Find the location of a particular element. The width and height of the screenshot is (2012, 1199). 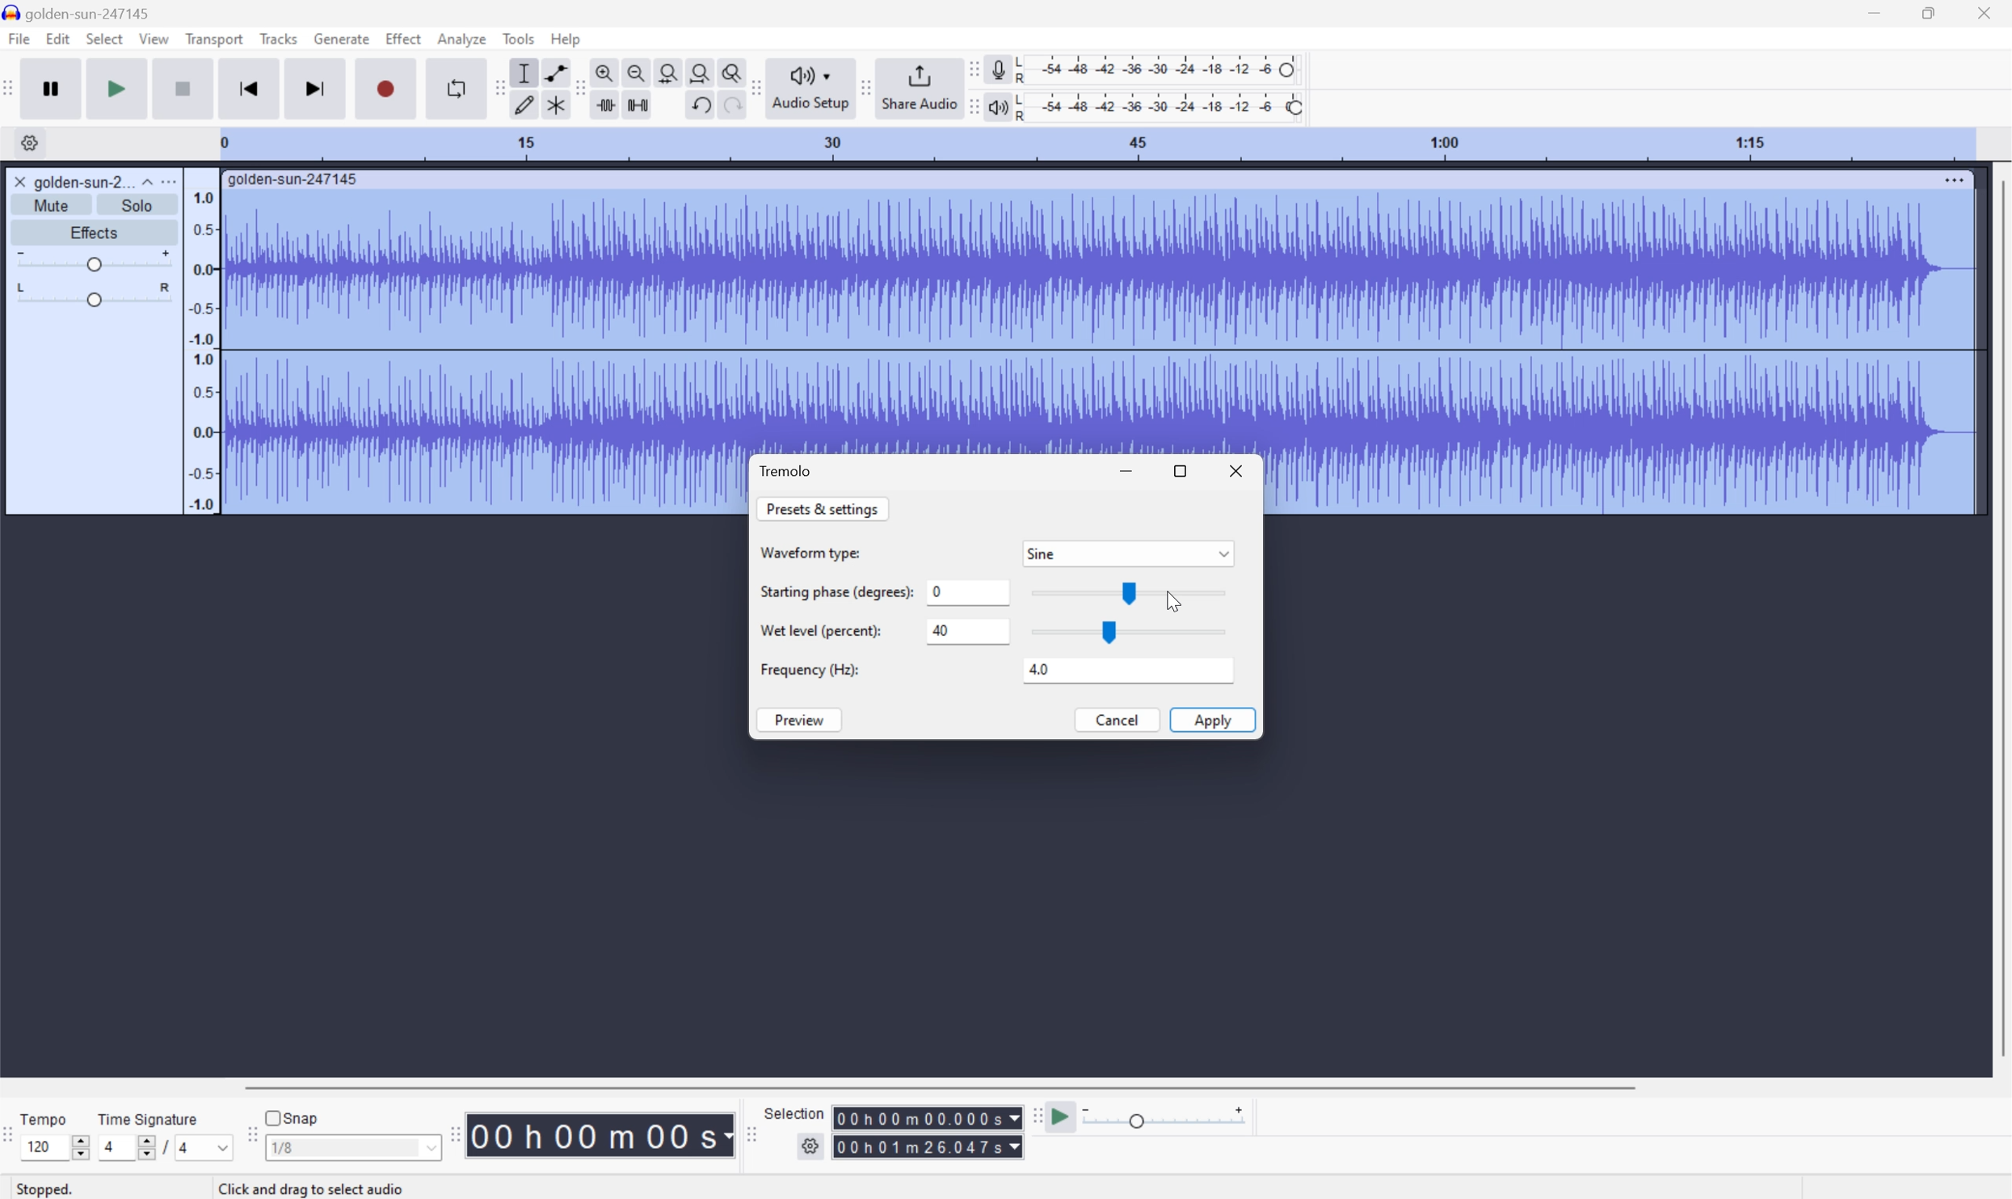

Multi tool is located at coordinates (552, 105).